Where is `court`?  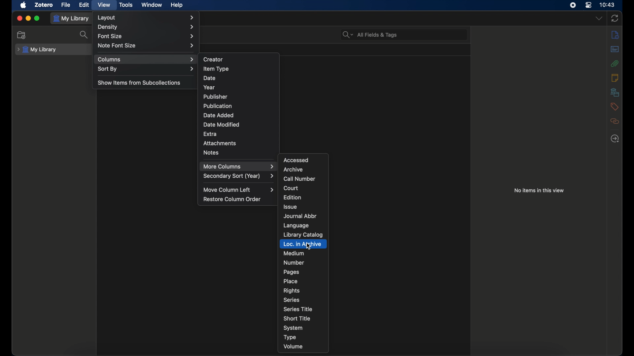 court is located at coordinates (291, 188).